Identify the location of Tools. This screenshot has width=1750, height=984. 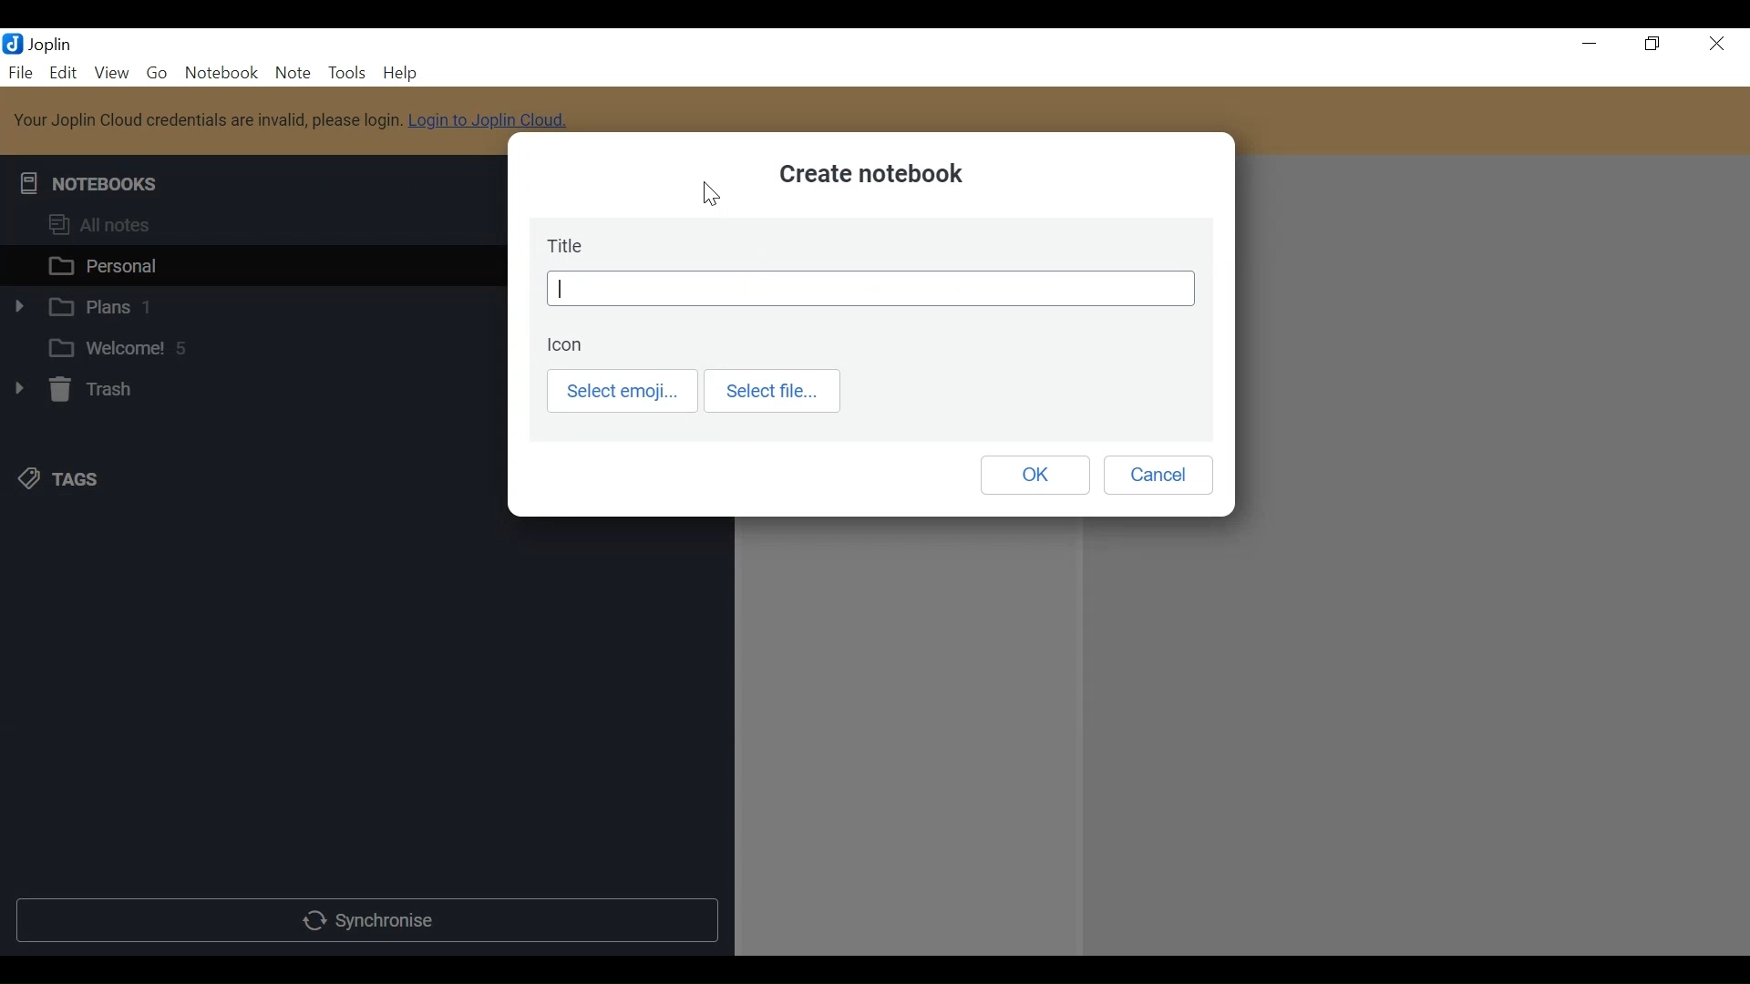
(345, 72).